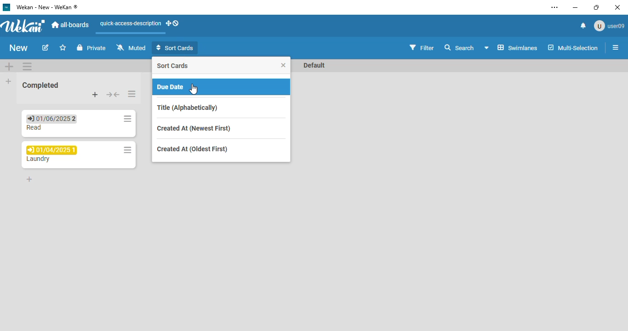 The width and height of the screenshot is (628, 331). I want to click on search, so click(459, 47).